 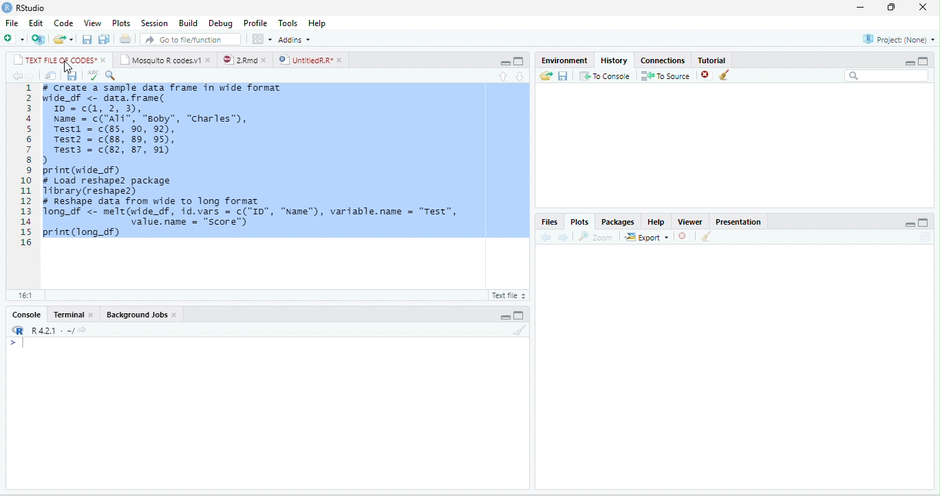 What do you see at coordinates (519, 315) in the screenshot?
I see `maximize` at bounding box center [519, 315].